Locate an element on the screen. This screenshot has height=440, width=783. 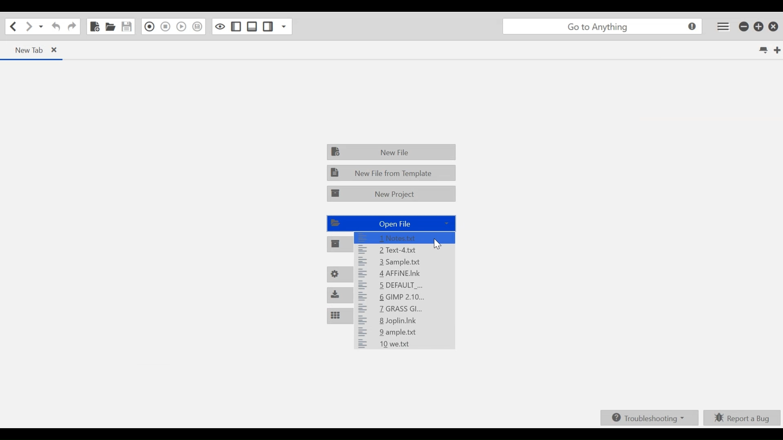
Play last Macro is located at coordinates (181, 27).